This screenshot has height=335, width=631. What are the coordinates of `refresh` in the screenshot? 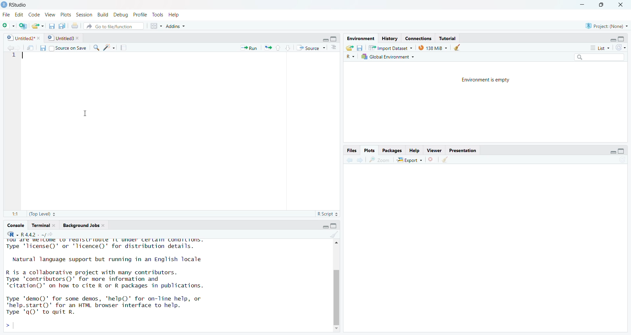 It's located at (623, 47).